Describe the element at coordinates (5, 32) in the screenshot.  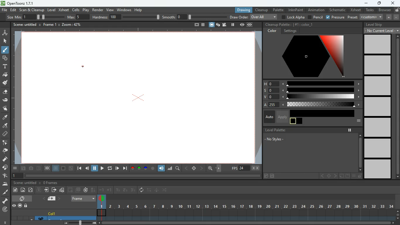
I see `animate` at that location.